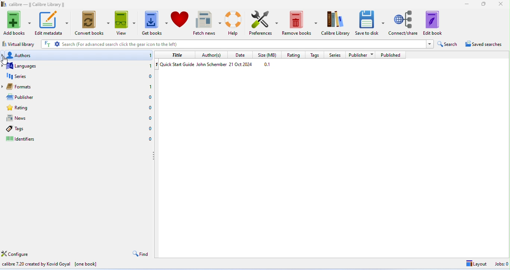 The width and height of the screenshot is (510, 270). What do you see at coordinates (78, 129) in the screenshot?
I see `tags` at bounding box center [78, 129].